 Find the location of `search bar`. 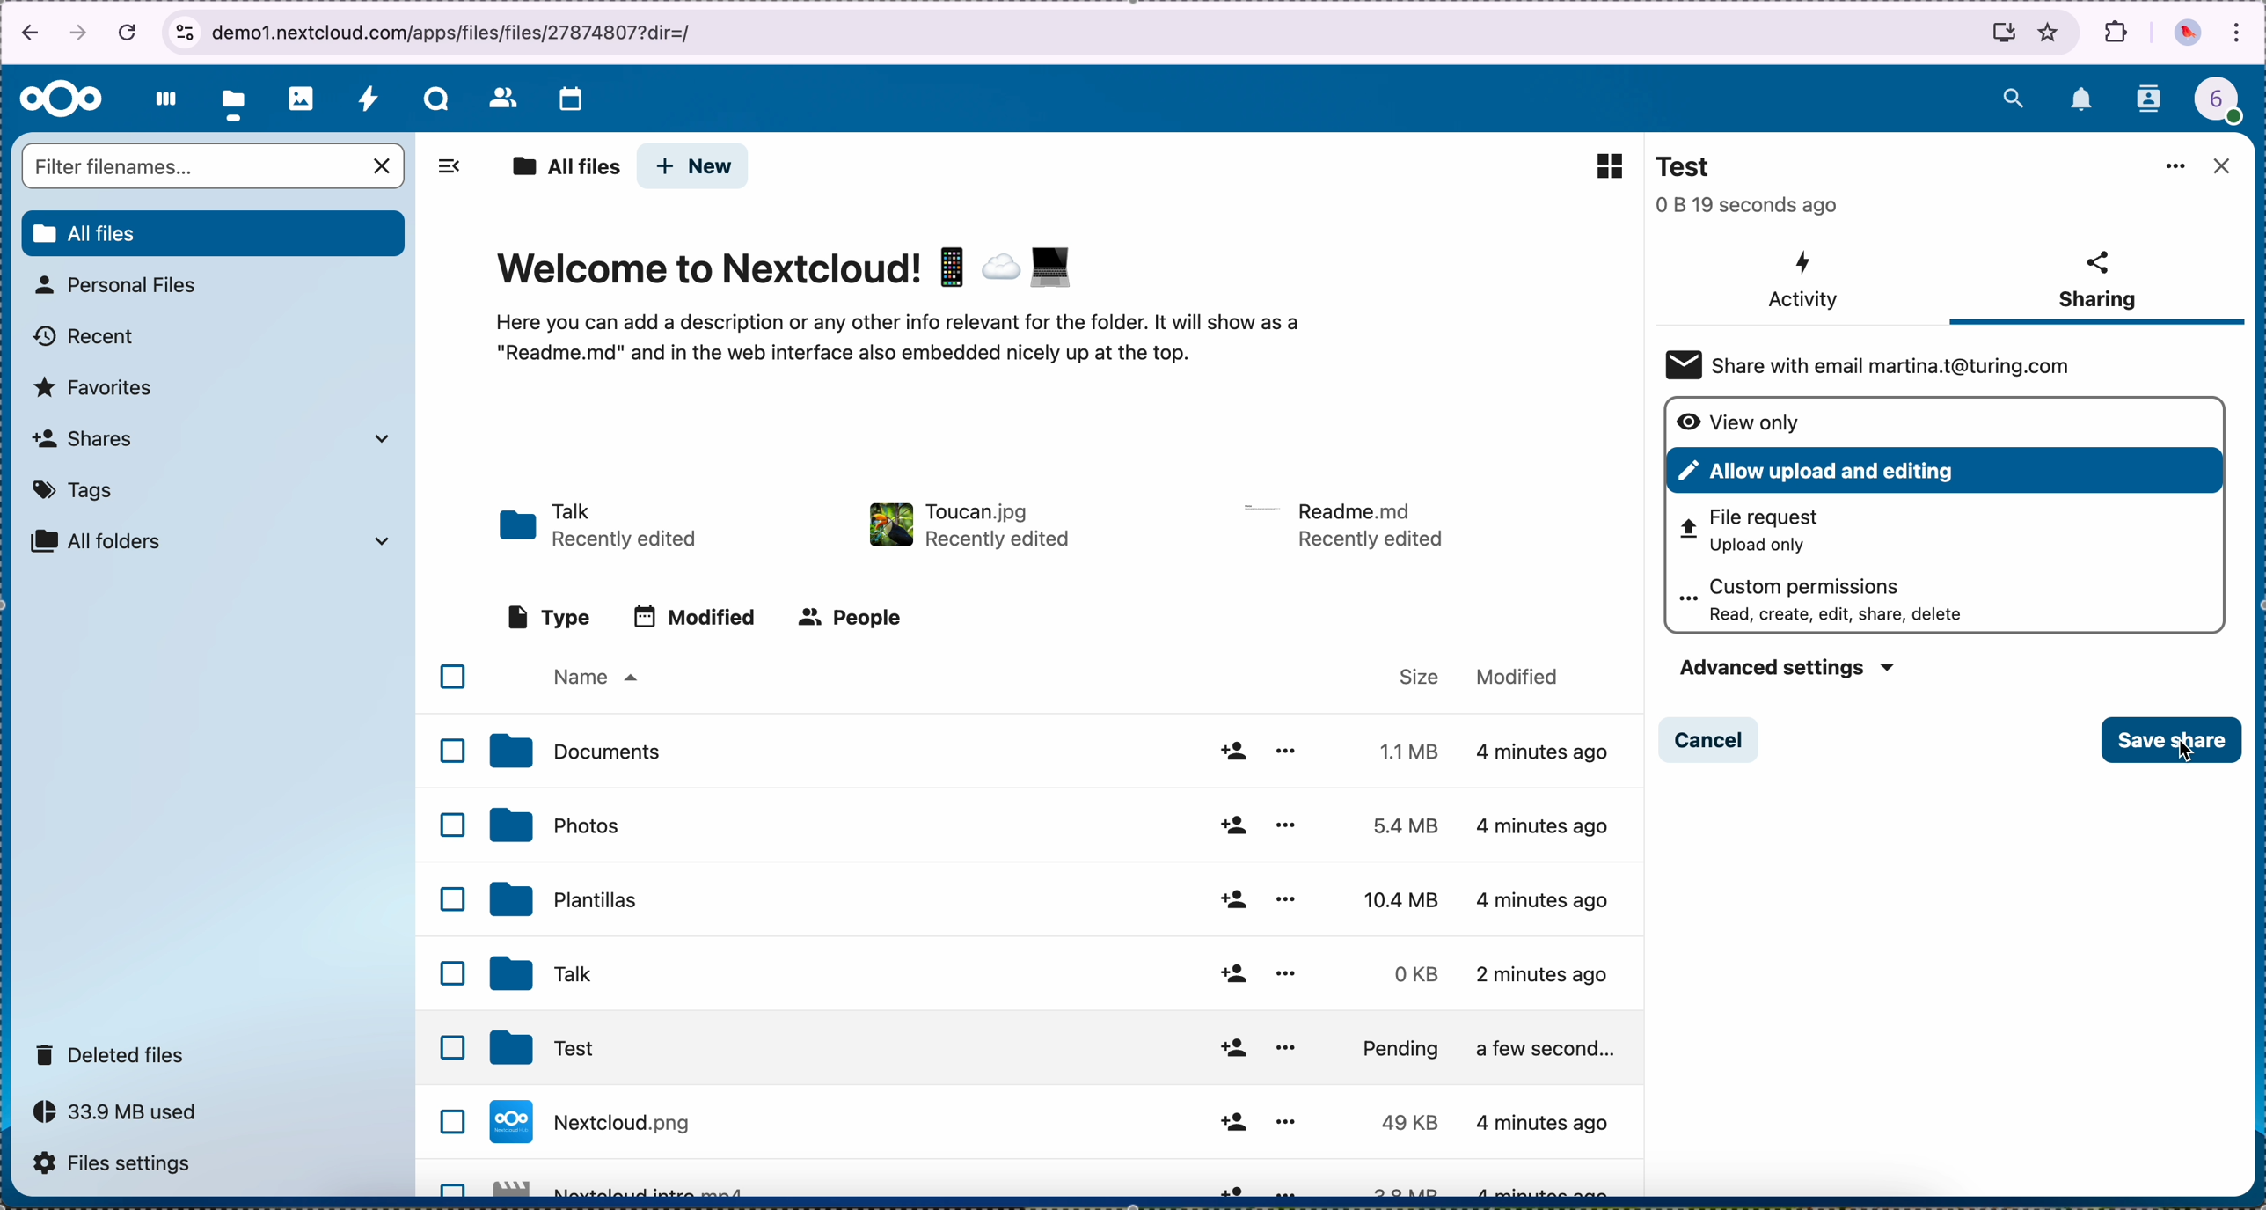

search bar is located at coordinates (216, 168).